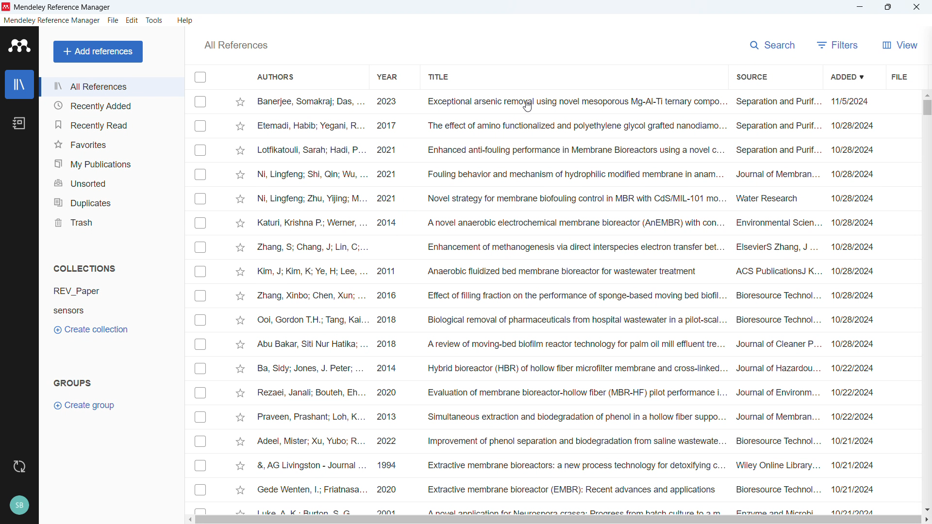  Describe the element at coordinates (111, 143) in the screenshot. I see `favorites` at that location.